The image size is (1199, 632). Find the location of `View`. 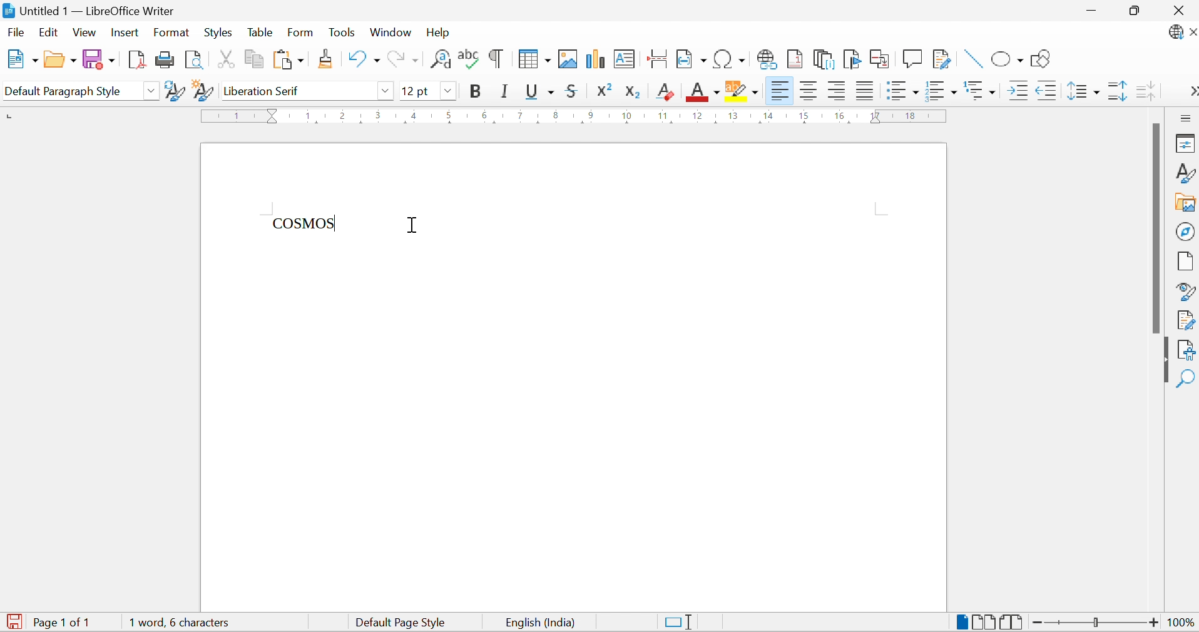

View is located at coordinates (84, 33).